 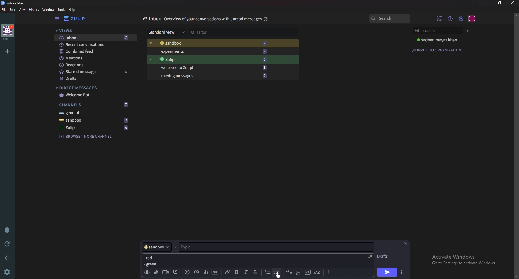 I want to click on Reload, so click(x=7, y=244).